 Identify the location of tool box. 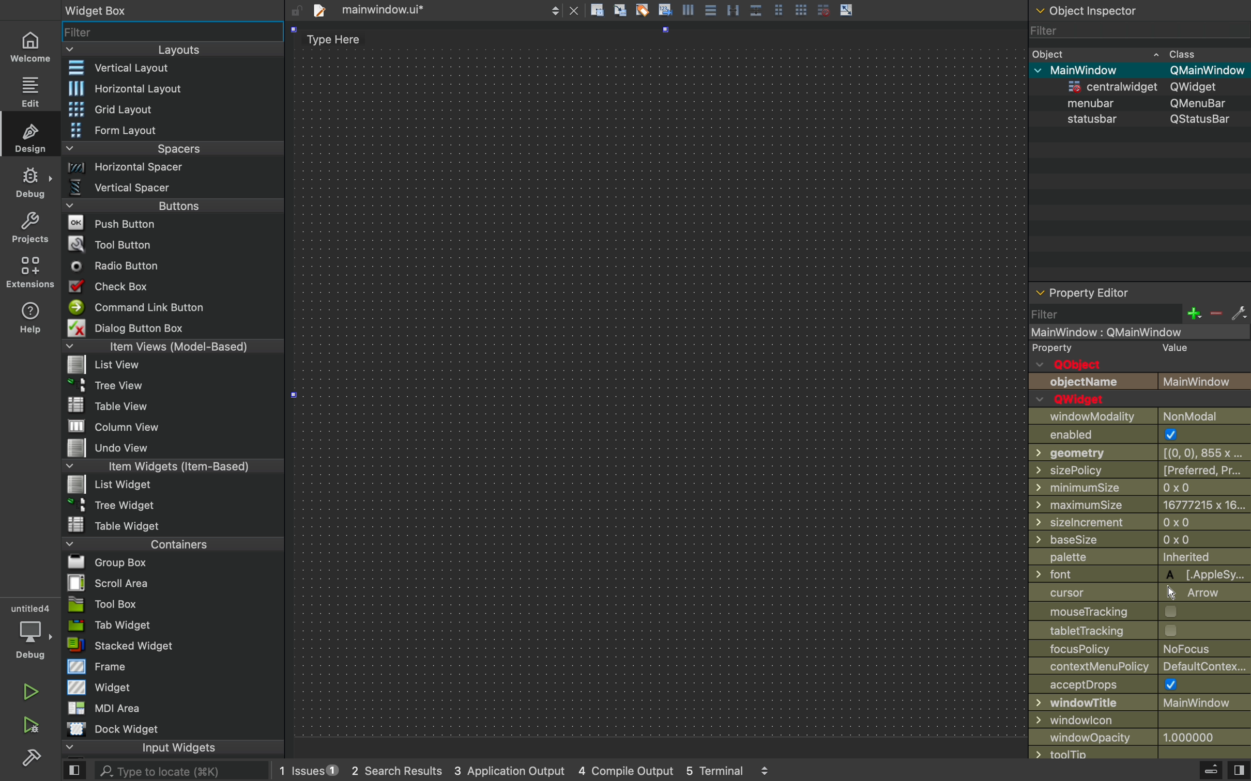
(175, 605).